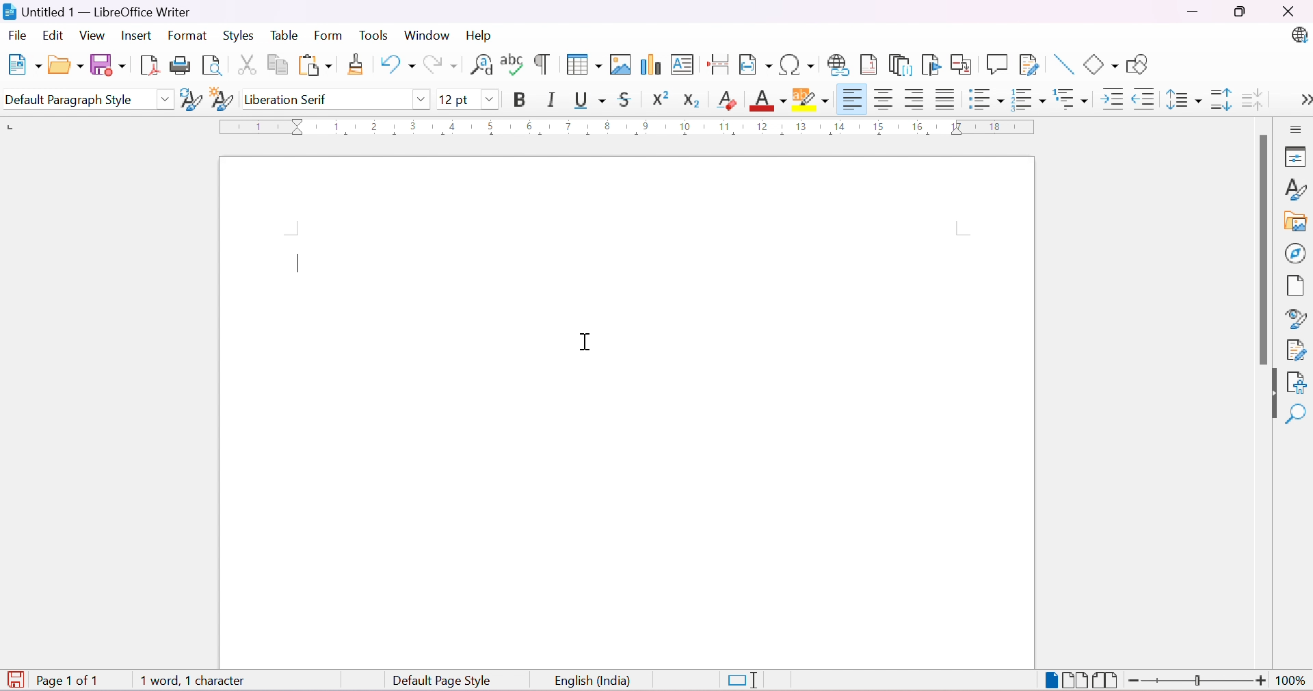 The width and height of the screenshot is (1313, 691). I want to click on Drop Down, so click(421, 102).